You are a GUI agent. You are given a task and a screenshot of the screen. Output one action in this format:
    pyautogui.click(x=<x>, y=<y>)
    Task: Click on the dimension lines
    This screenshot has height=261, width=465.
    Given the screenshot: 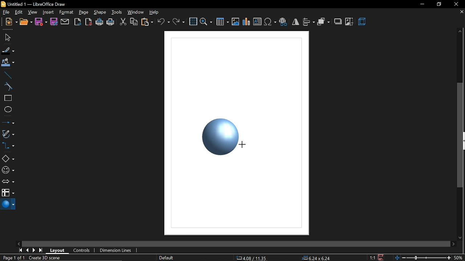 What is the action you would take?
    pyautogui.click(x=118, y=251)
    